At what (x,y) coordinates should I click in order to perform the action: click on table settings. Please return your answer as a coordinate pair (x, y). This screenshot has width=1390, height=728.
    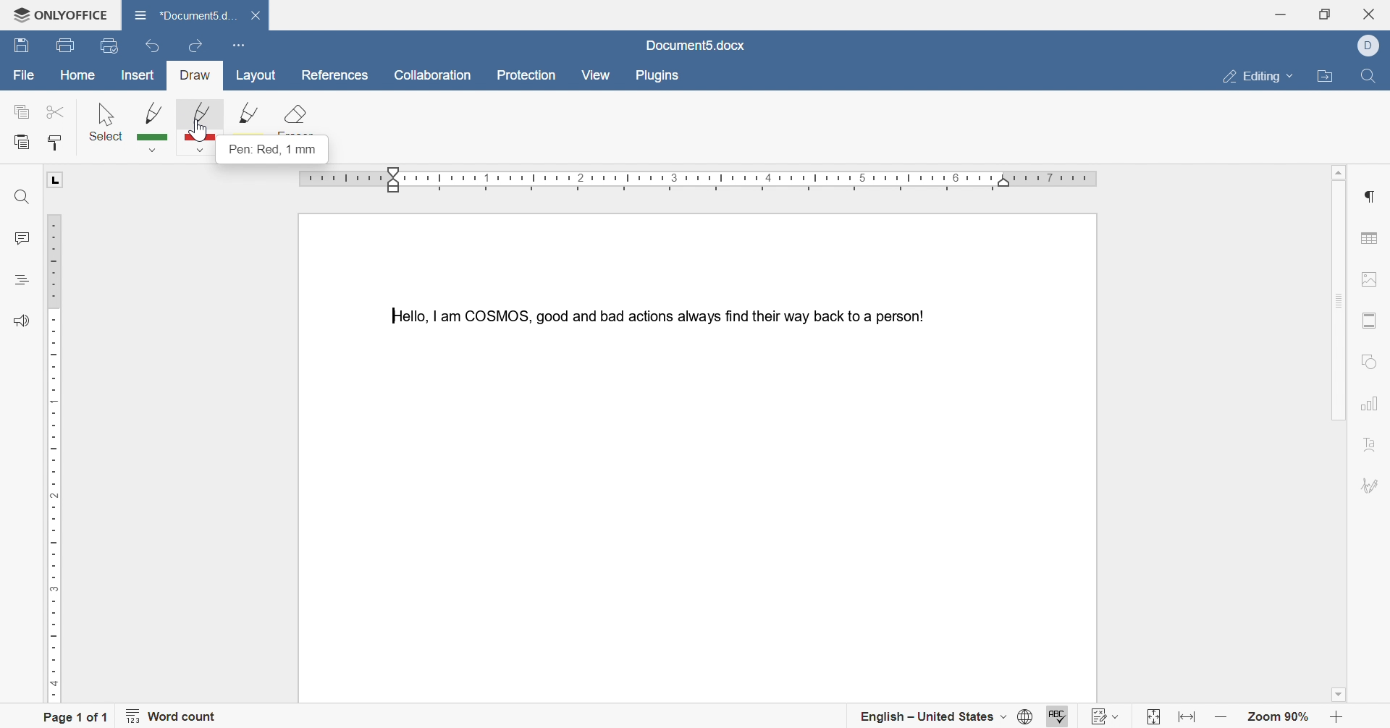
    Looking at the image, I should click on (1371, 240).